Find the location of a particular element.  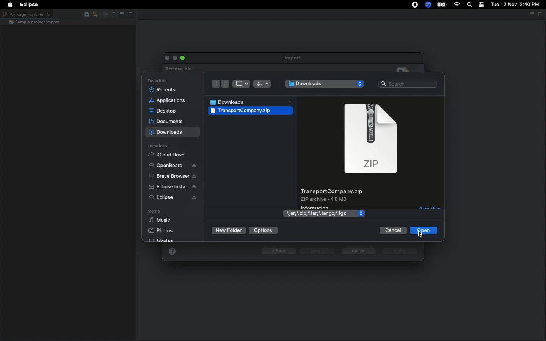

ZIP Icon is located at coordinates (372, 142).